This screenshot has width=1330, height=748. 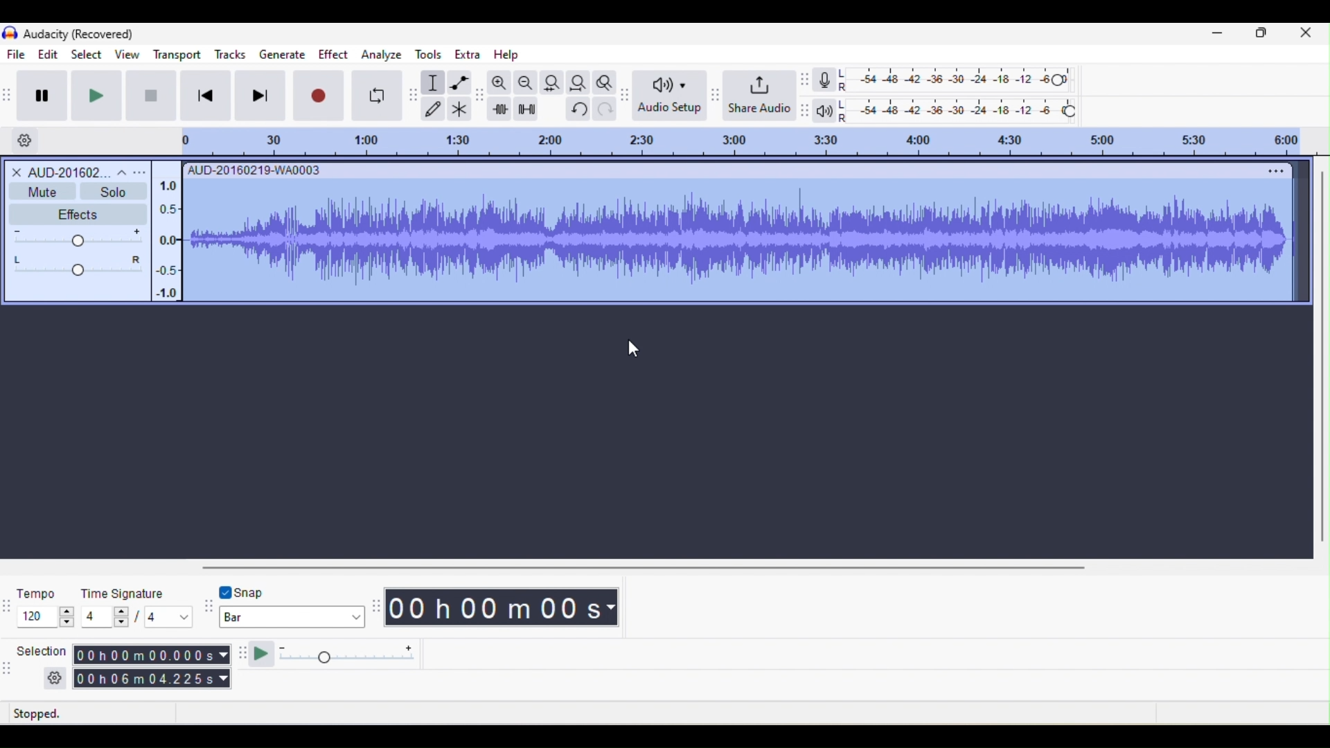 What do you see at coordinates (524, 82) in the screenshot?
I see `zoom out` at bounding box center [524, 82].